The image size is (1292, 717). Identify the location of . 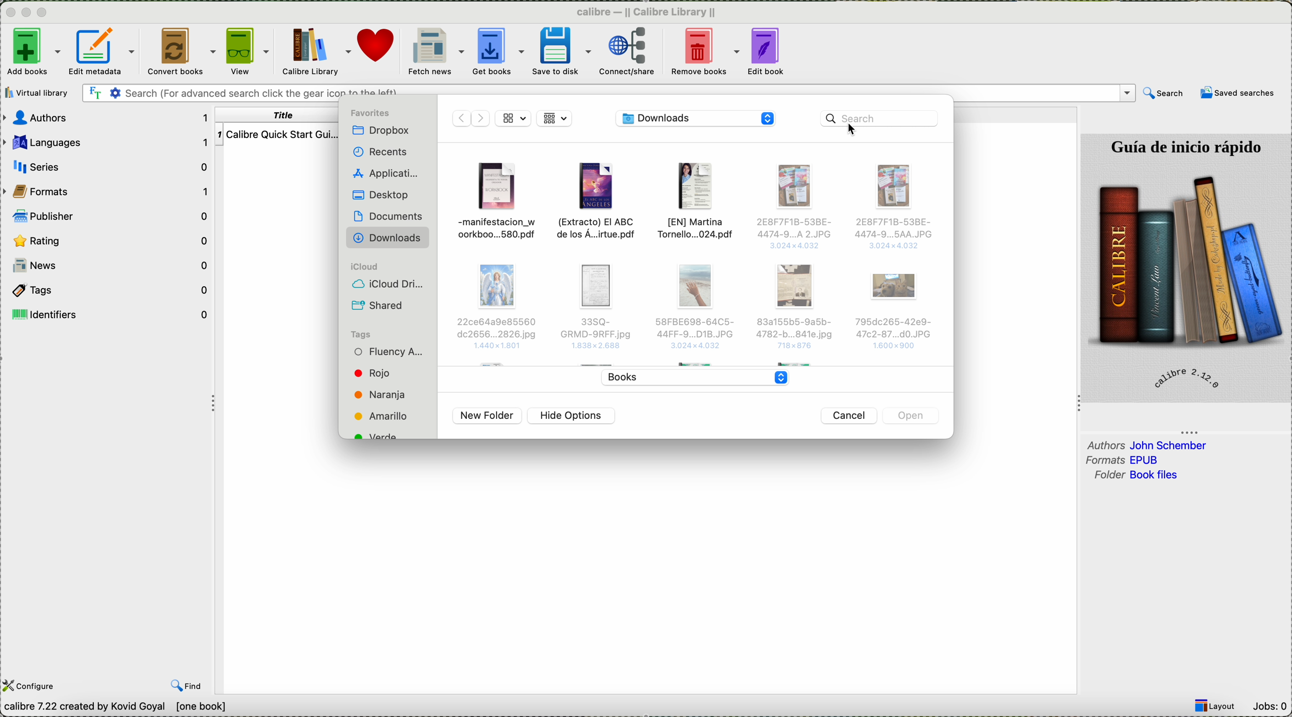
(793, 206).